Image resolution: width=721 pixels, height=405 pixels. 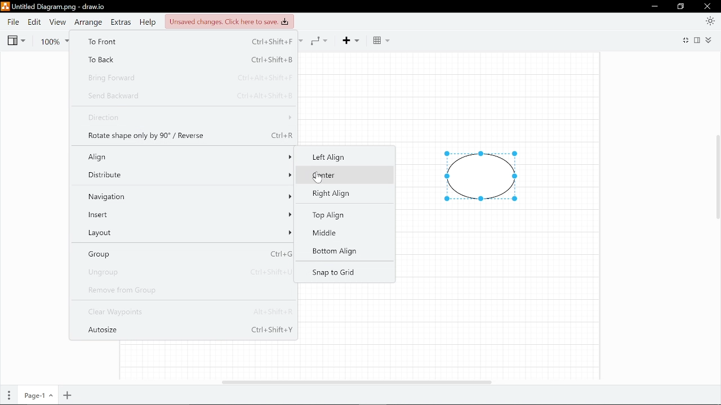 What do you see at coordinates (8, 396) in the screenshot?
I see `Pages` at bounding box center [8, 396].